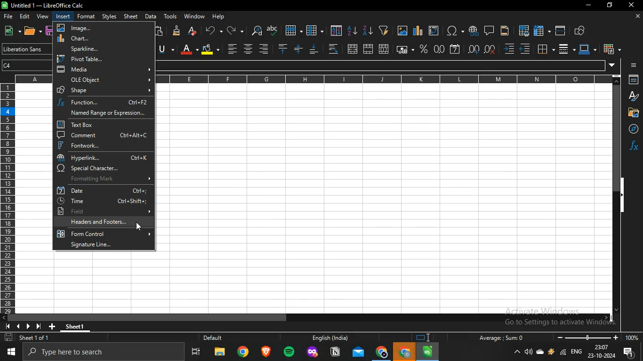 The height and width of the screenshot is (361, 643). I want to click on function, so click(104, 102).